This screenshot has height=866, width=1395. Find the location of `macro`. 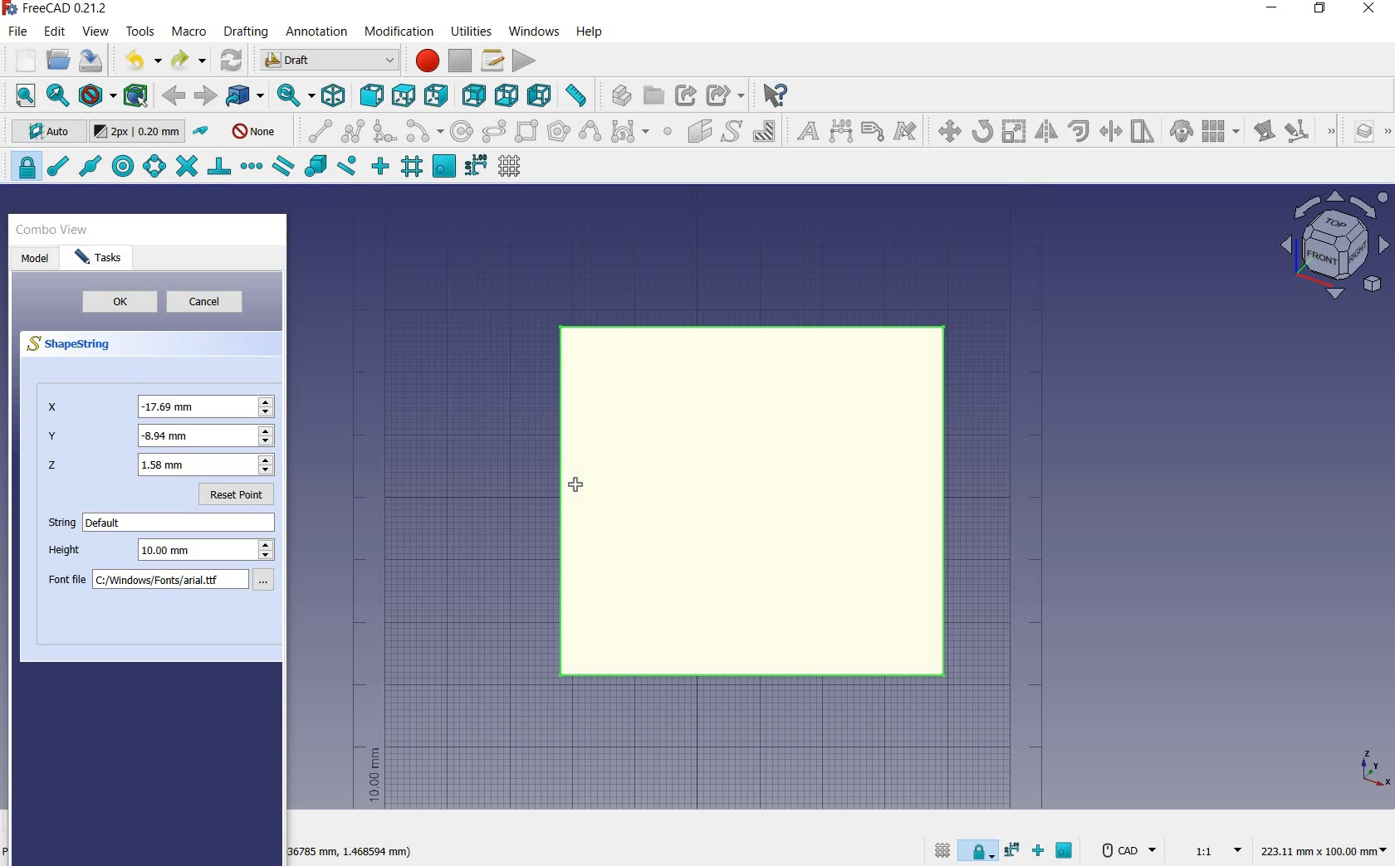

macro is located at coordinates (190, 33).